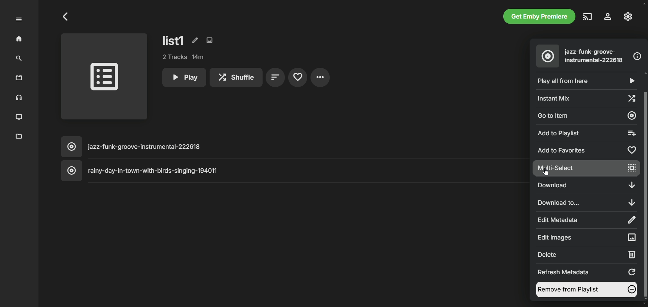  What do you see at coordinates (586, 168) in the screenshot?
I see `multi-select` at bounding box center [586, 168].